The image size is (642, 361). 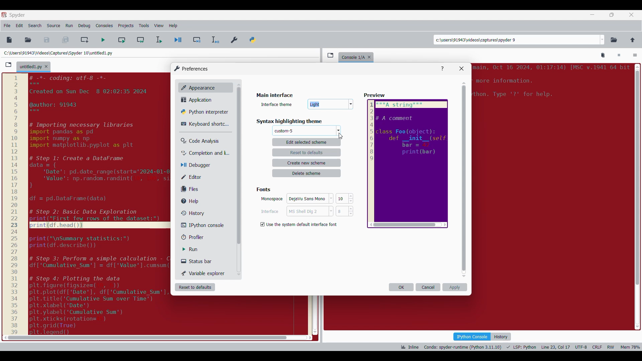 What do you see at coordinates (173, 26) in the screenshot?
I see `Help menu` at bounding box center [173, 26].